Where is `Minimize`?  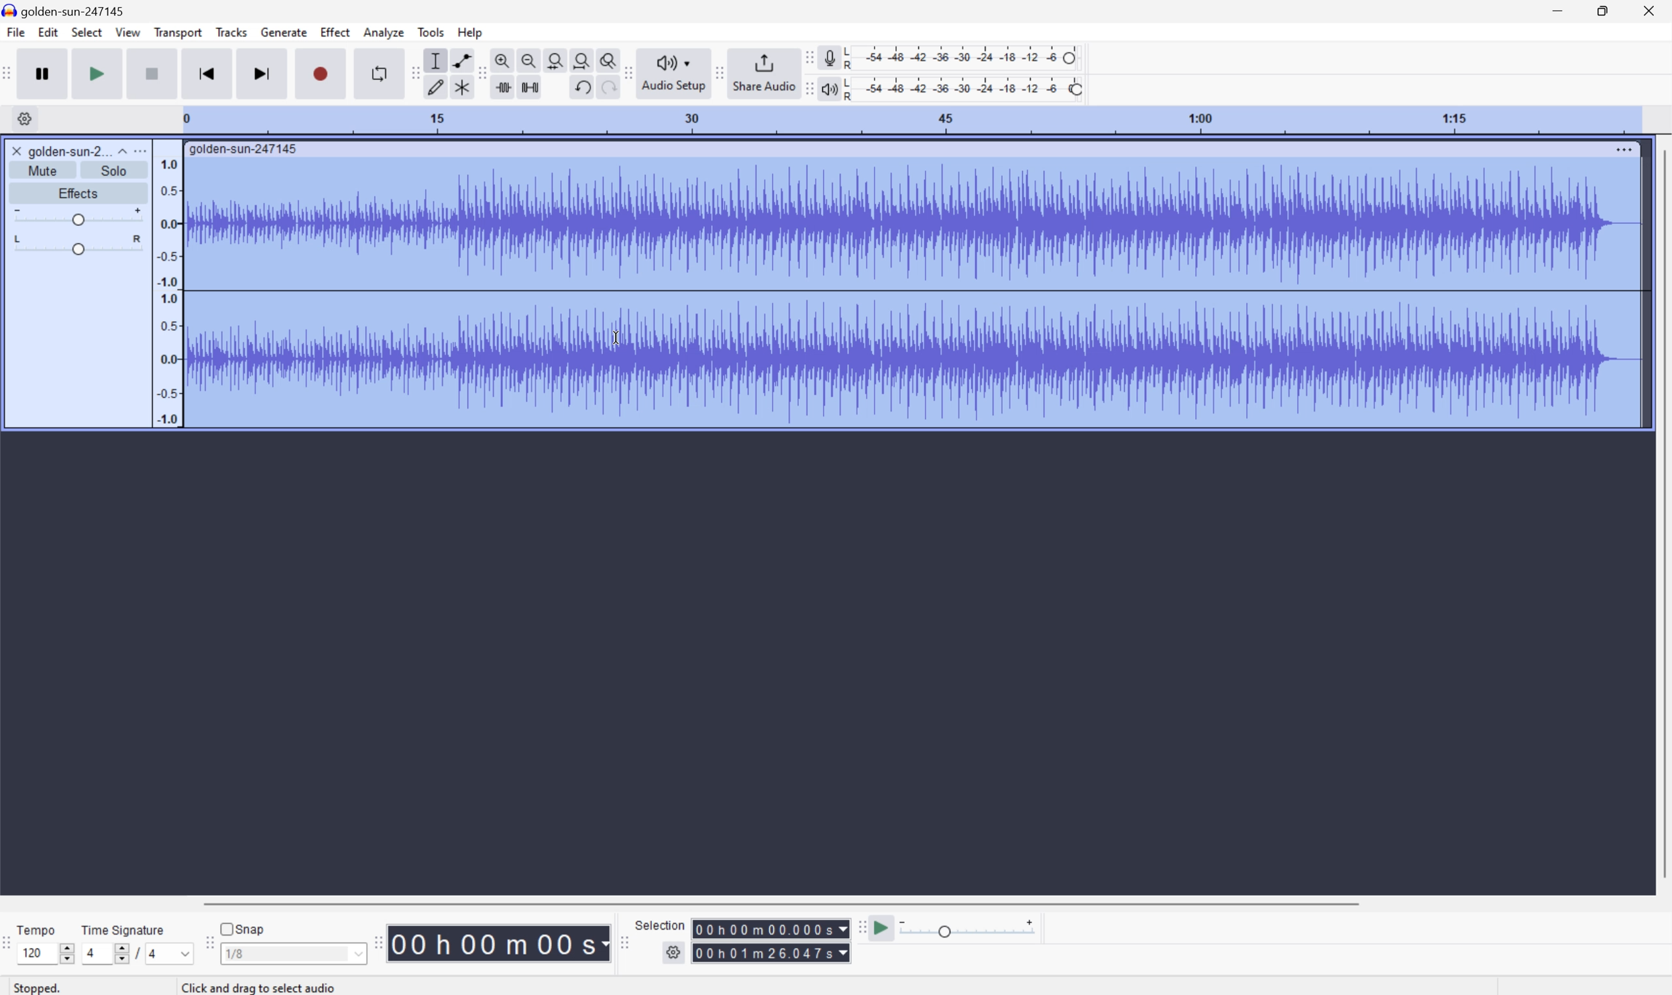
Minimize is located at coordinates (1557, 10).